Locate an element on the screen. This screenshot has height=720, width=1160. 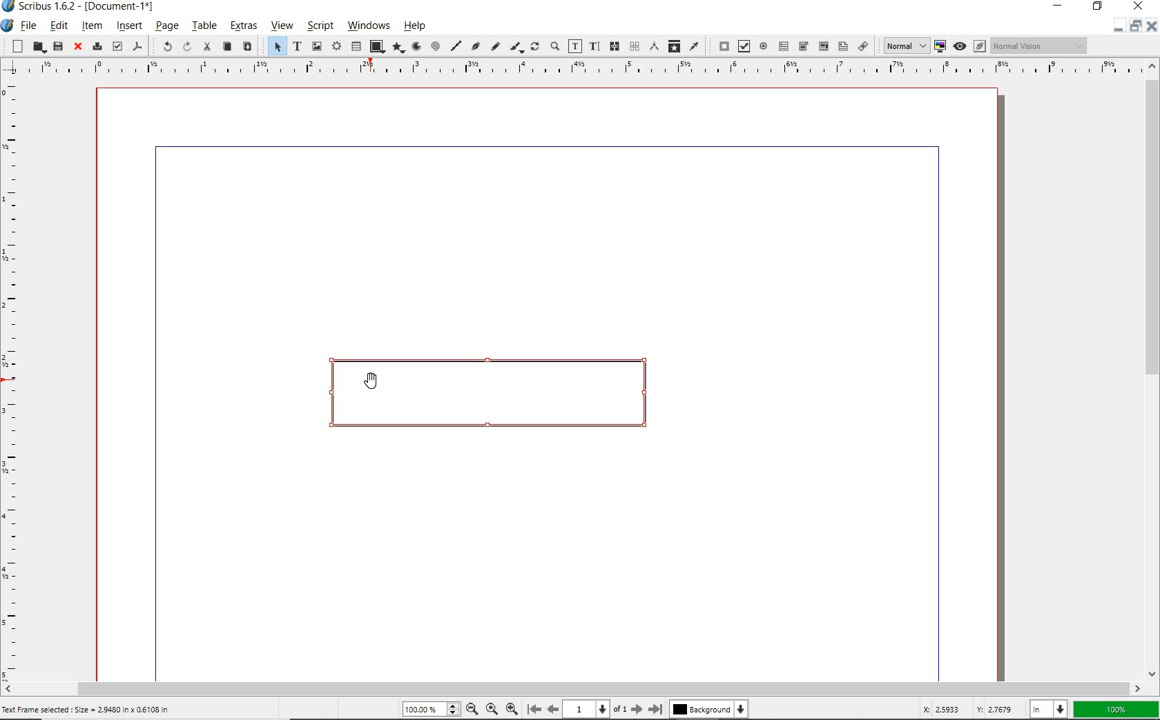
pdf check box is located at coordinates (743, 46).